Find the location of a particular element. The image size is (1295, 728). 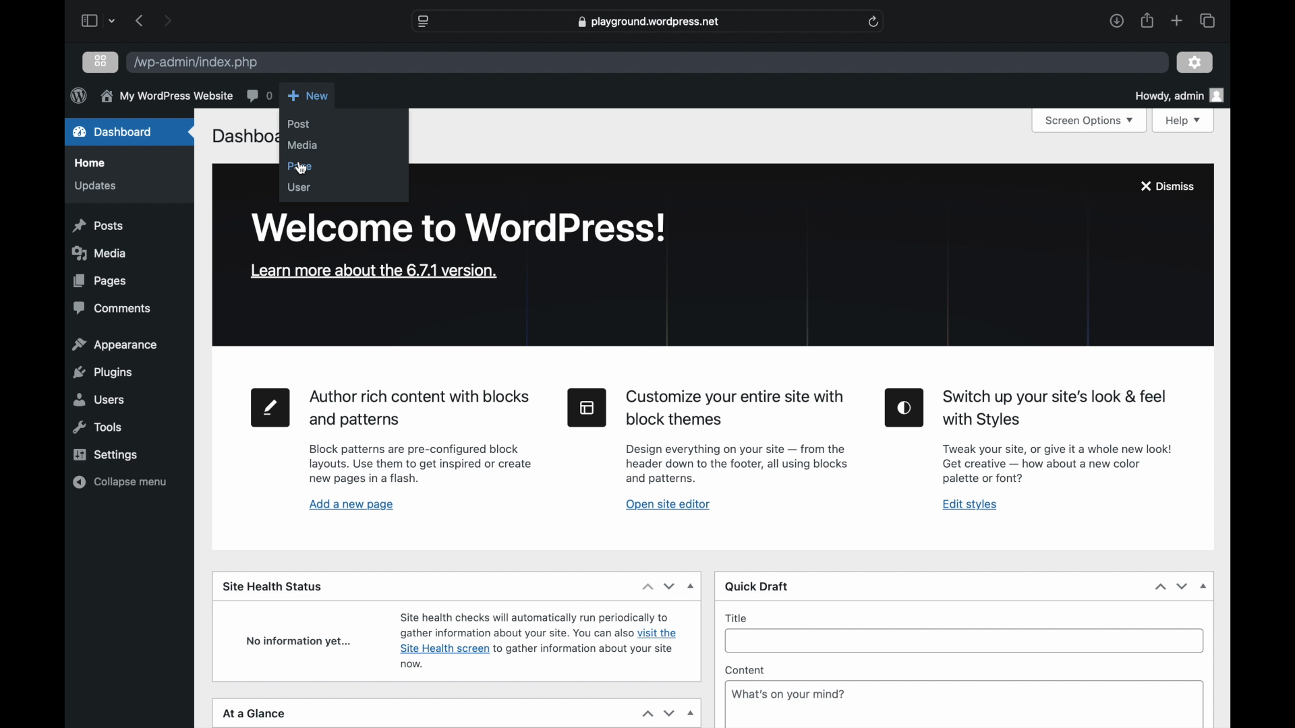

playground.wordpress.net is located at coordinates (650, 22).